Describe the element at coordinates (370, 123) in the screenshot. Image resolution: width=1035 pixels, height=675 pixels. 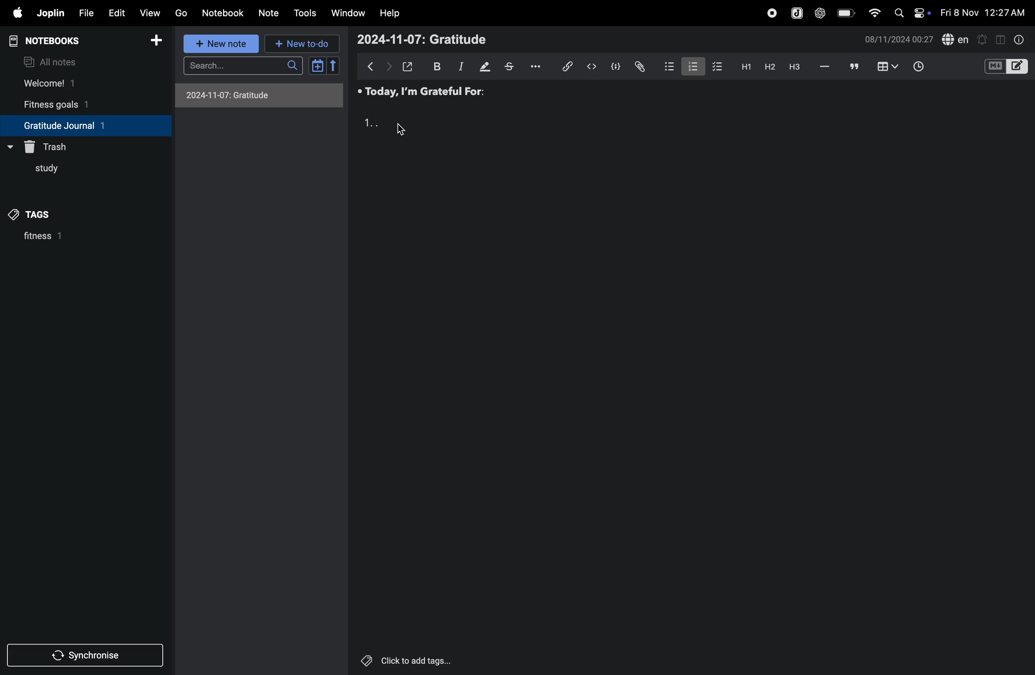
I see `1` at that location.